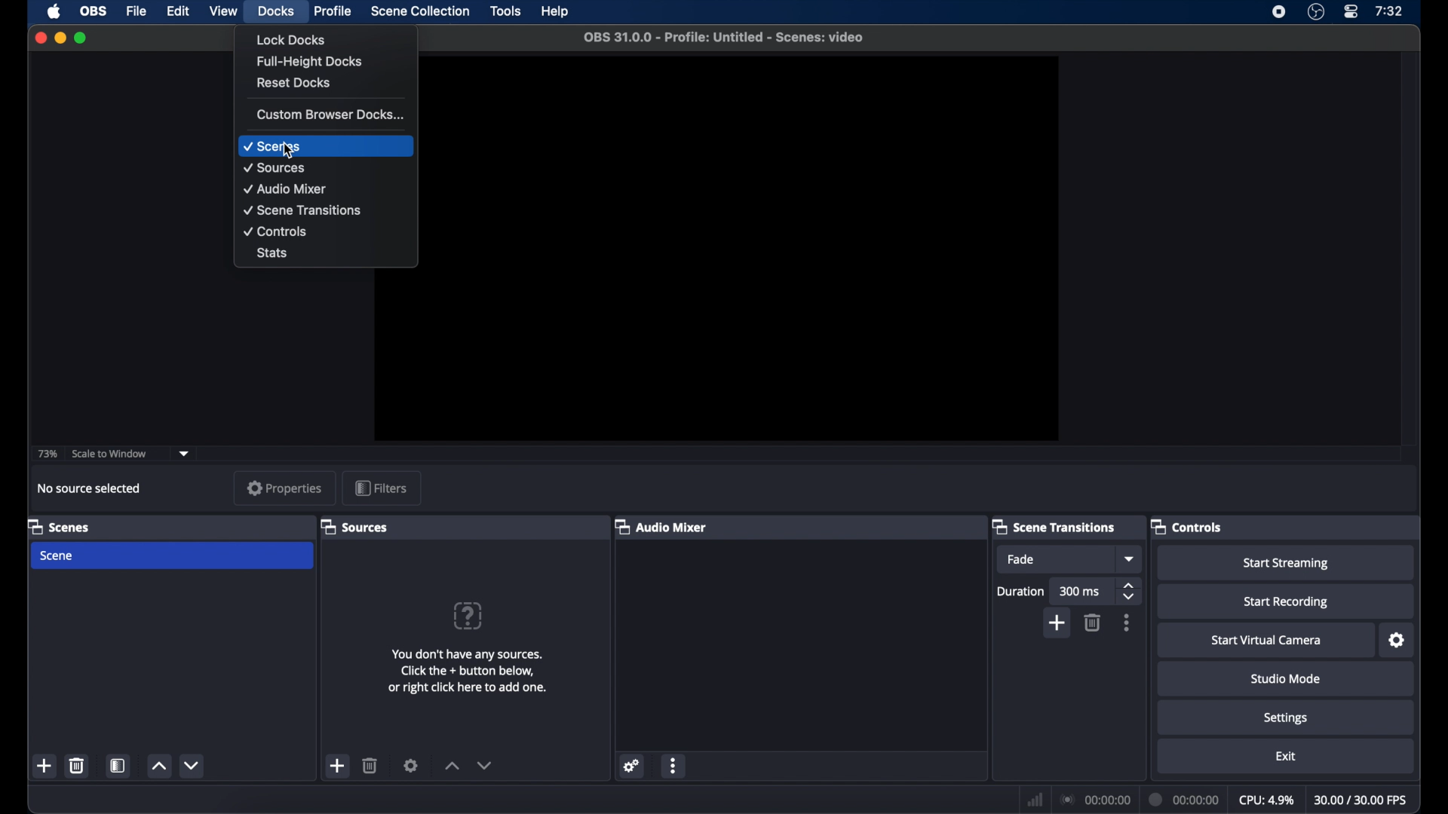 The height and width of the screenshot is (814, 1448). What do you see at coordinates (178, 10) in the screenshot?
I see `edit` at bounding box center [178, 10].